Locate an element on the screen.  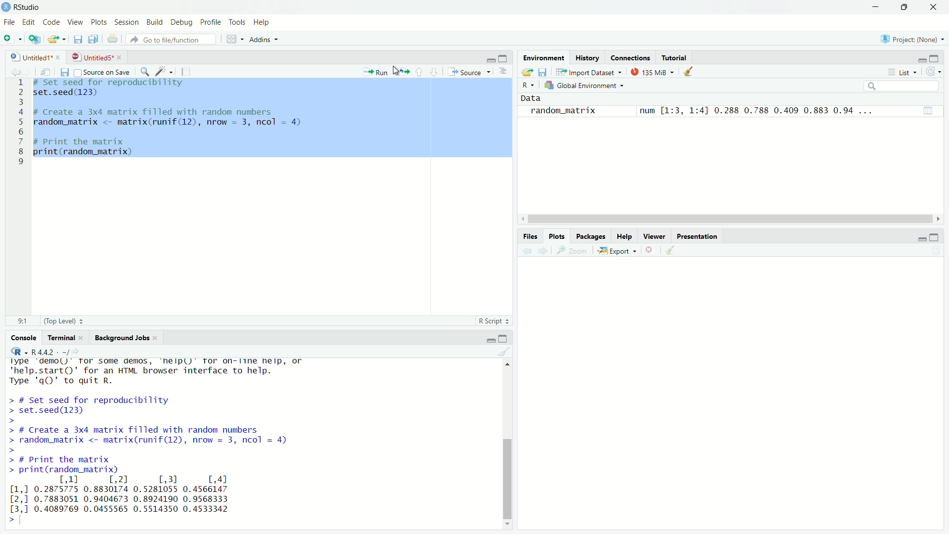
minimise is located at coordinates (919, 59).